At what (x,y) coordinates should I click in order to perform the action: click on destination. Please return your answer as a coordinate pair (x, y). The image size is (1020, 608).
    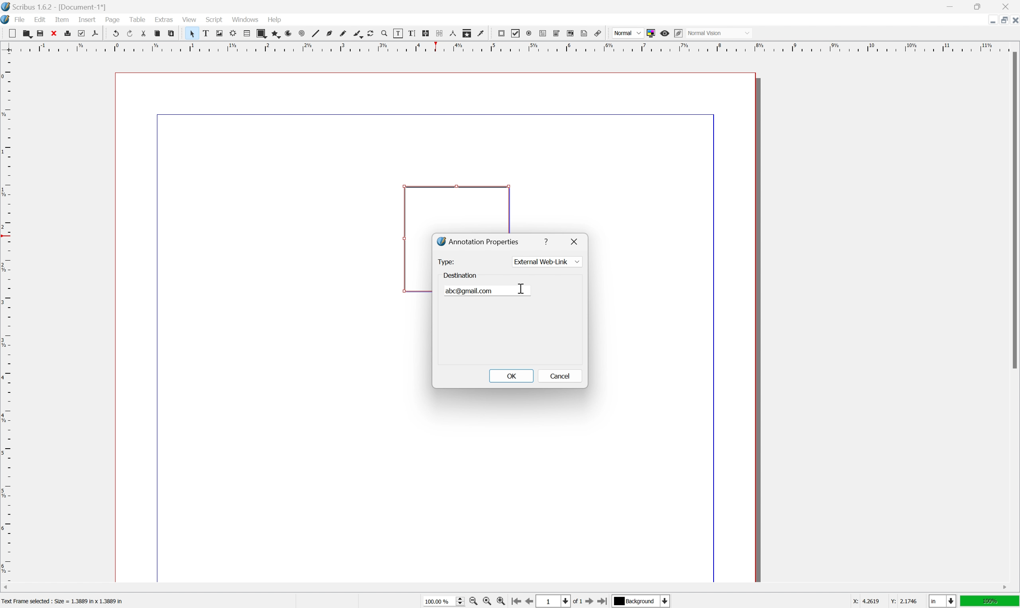
    Looking at the image, I should click on (460, 276).